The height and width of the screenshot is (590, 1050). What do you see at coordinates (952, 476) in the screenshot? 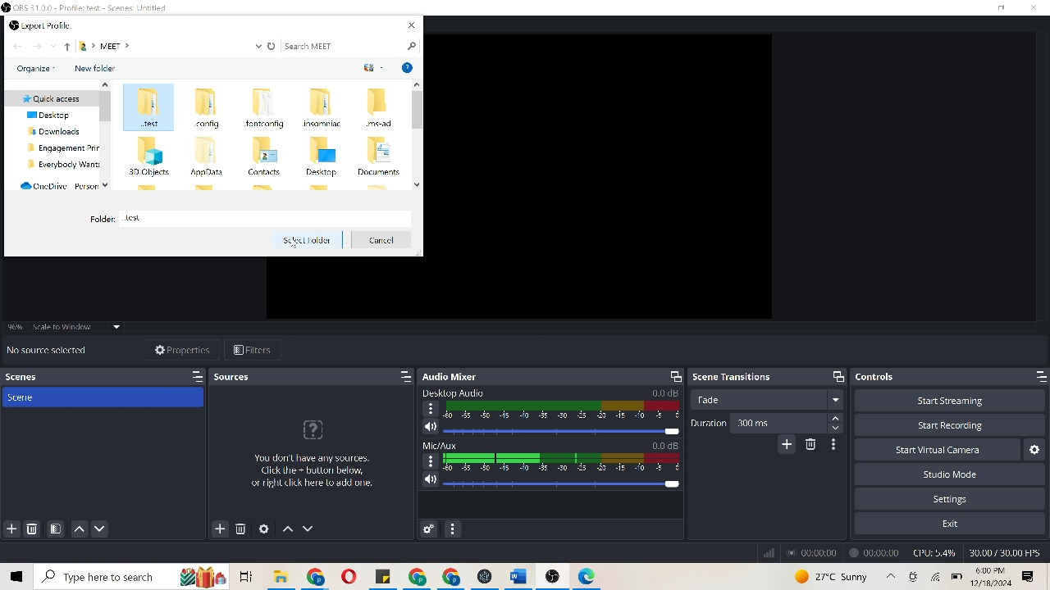
I see `studio mode` at bounding box center [952, 476].